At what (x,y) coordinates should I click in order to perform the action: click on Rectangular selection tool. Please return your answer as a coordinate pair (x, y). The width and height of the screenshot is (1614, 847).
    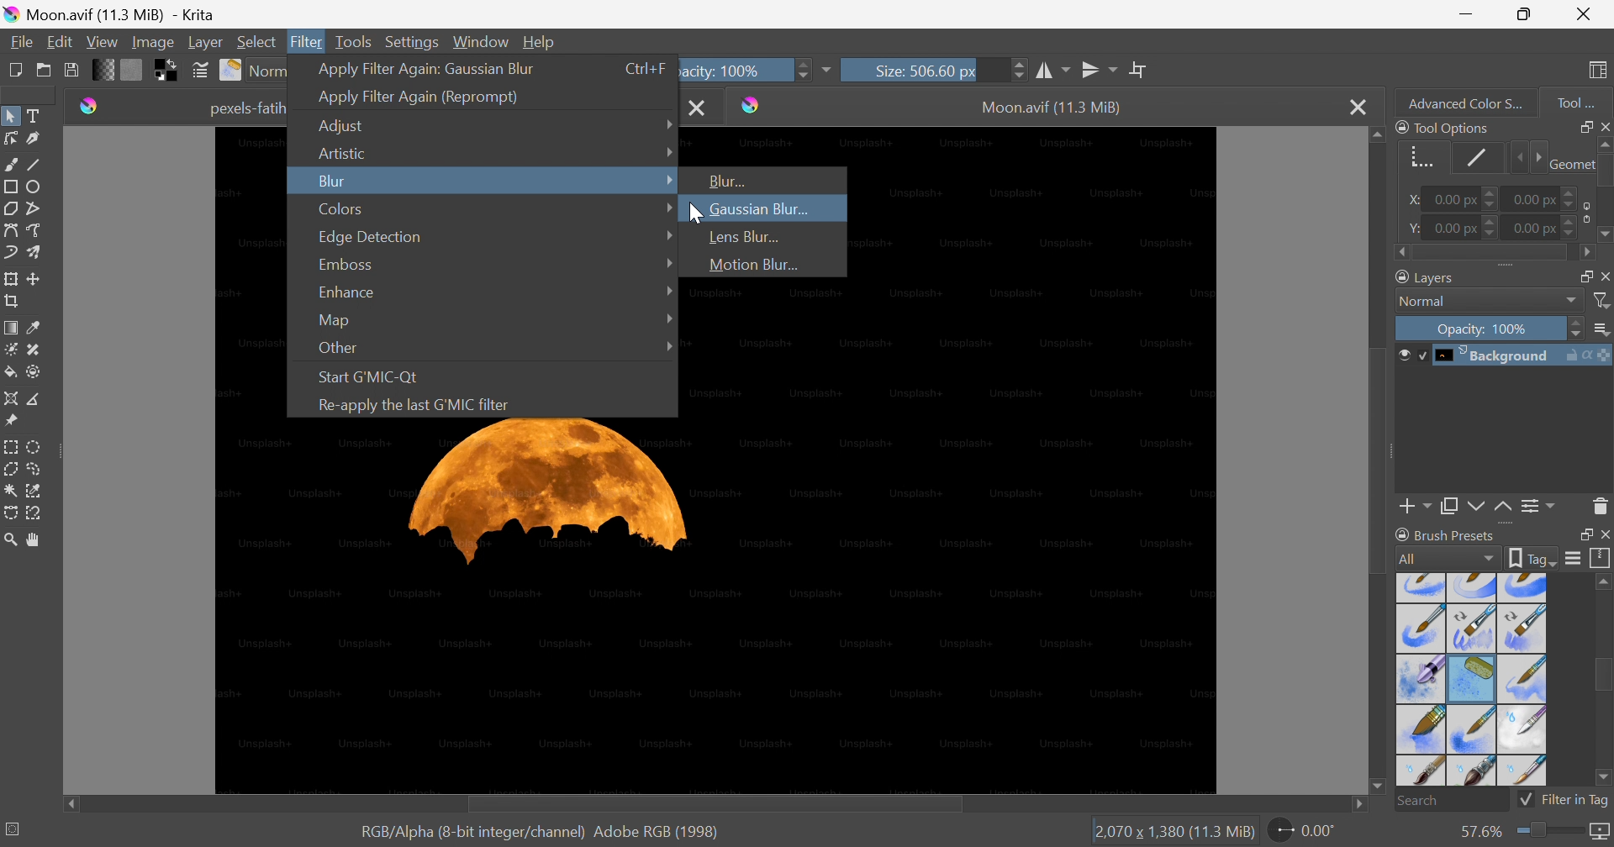
    Looking at the image, I should click on (13, 447).